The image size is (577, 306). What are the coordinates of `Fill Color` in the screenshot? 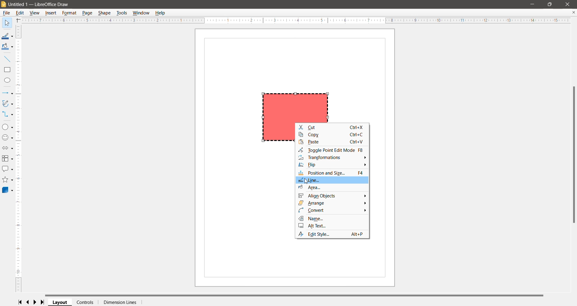 It's located at (8, 47).